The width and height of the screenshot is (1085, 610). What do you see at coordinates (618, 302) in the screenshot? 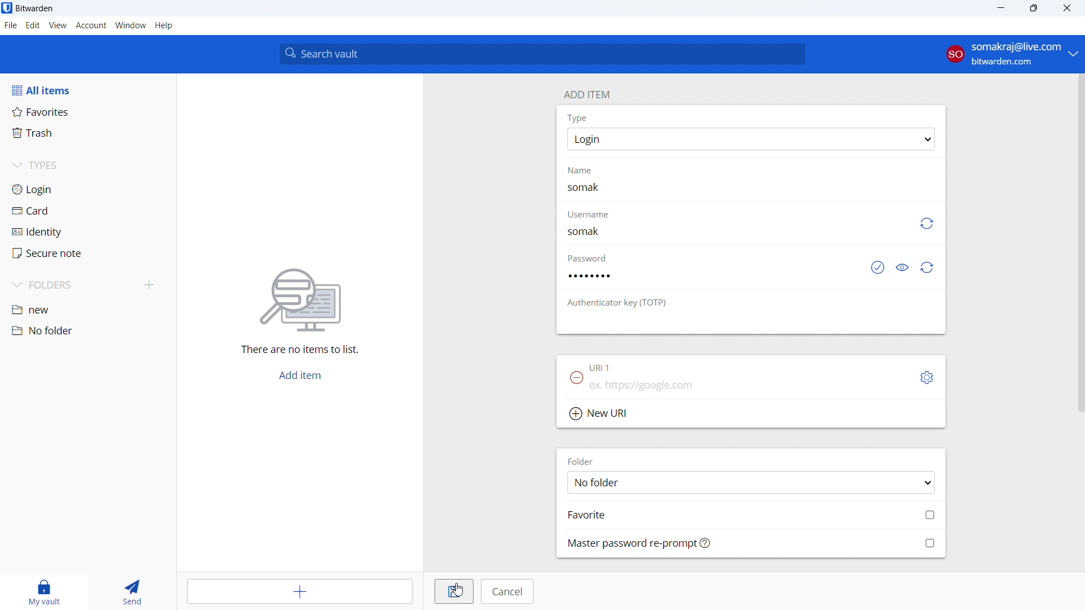
I see `otp` at bounding box center [618, 302].